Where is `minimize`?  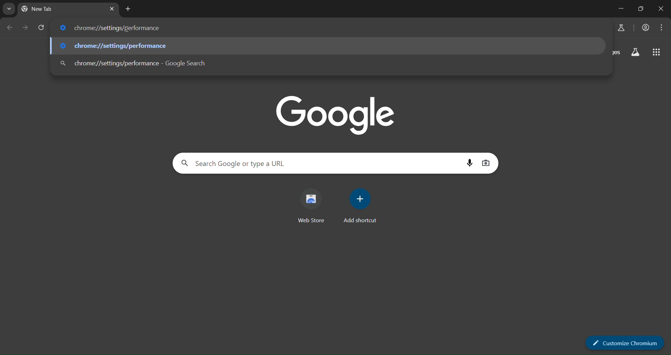
minimize is located at coordinates (620, 9).